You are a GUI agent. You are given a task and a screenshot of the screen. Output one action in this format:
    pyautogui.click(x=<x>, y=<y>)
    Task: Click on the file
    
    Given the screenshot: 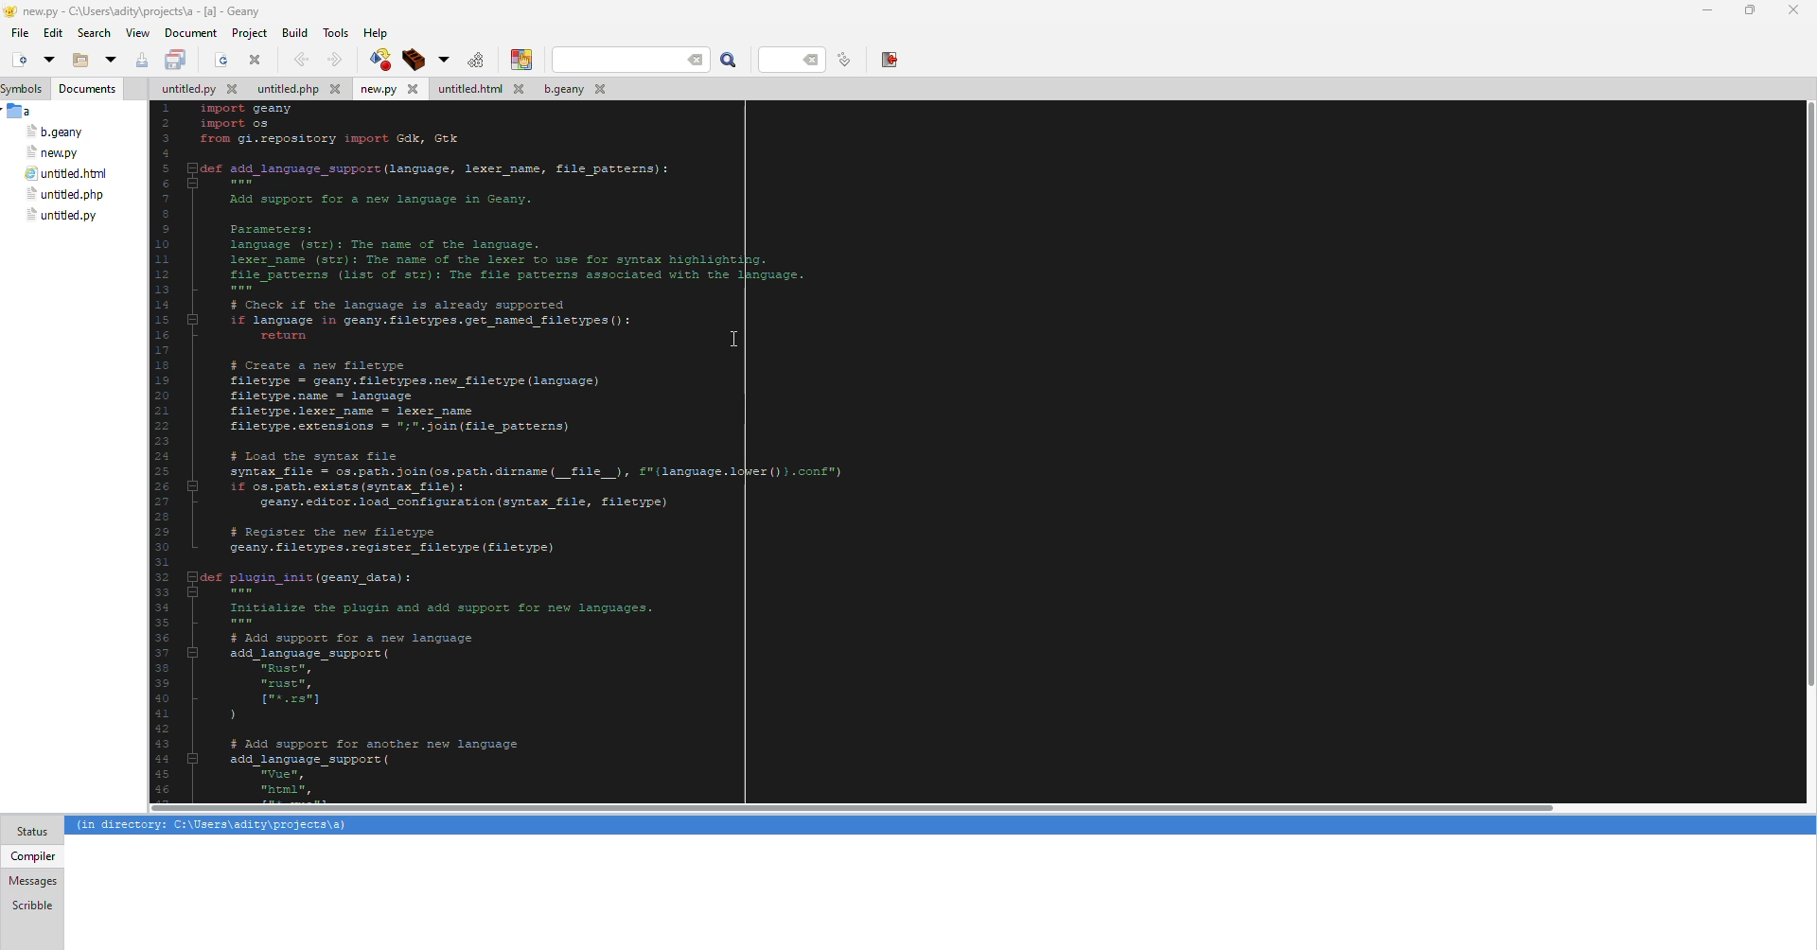 What is the action you would take?
    pyautogui.click(x=67, y=173)
    